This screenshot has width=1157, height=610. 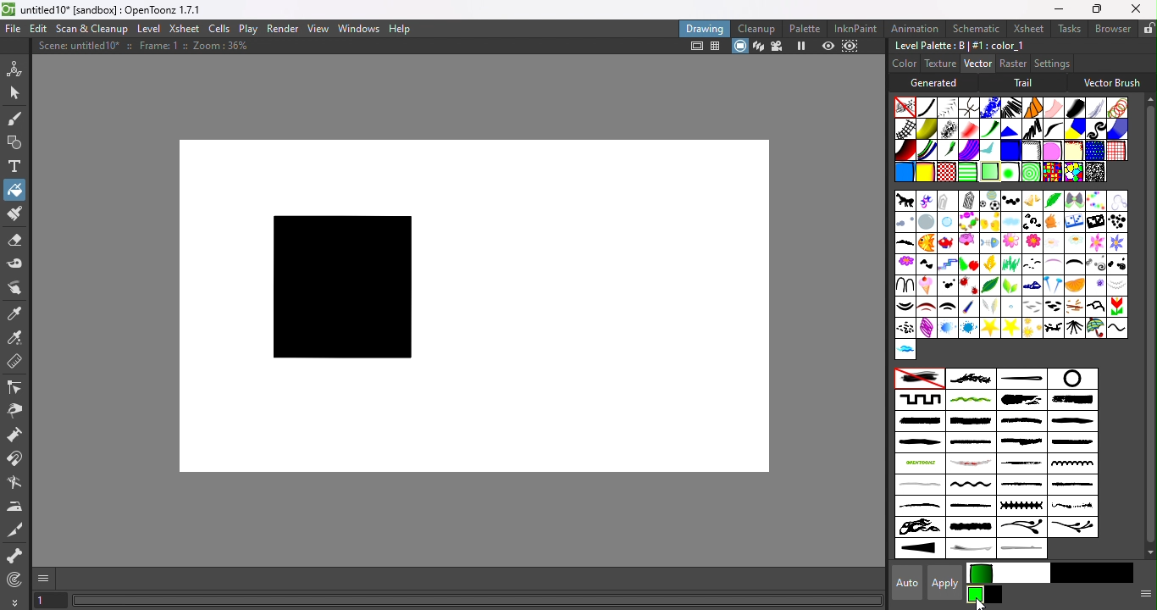 I want to click on hedge, so click(x=1073, y=266).